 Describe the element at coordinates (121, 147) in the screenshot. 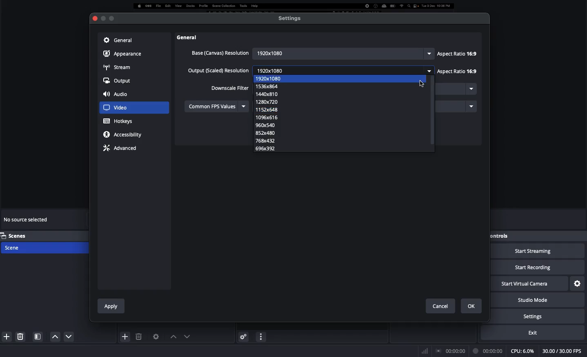

I see `Advance` at that location.